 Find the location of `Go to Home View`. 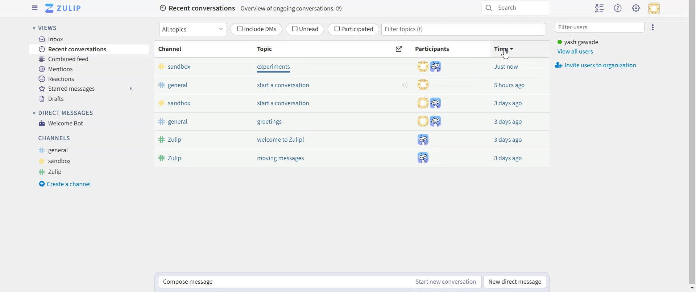

Go to Home View is located at coordinates (64, 8).